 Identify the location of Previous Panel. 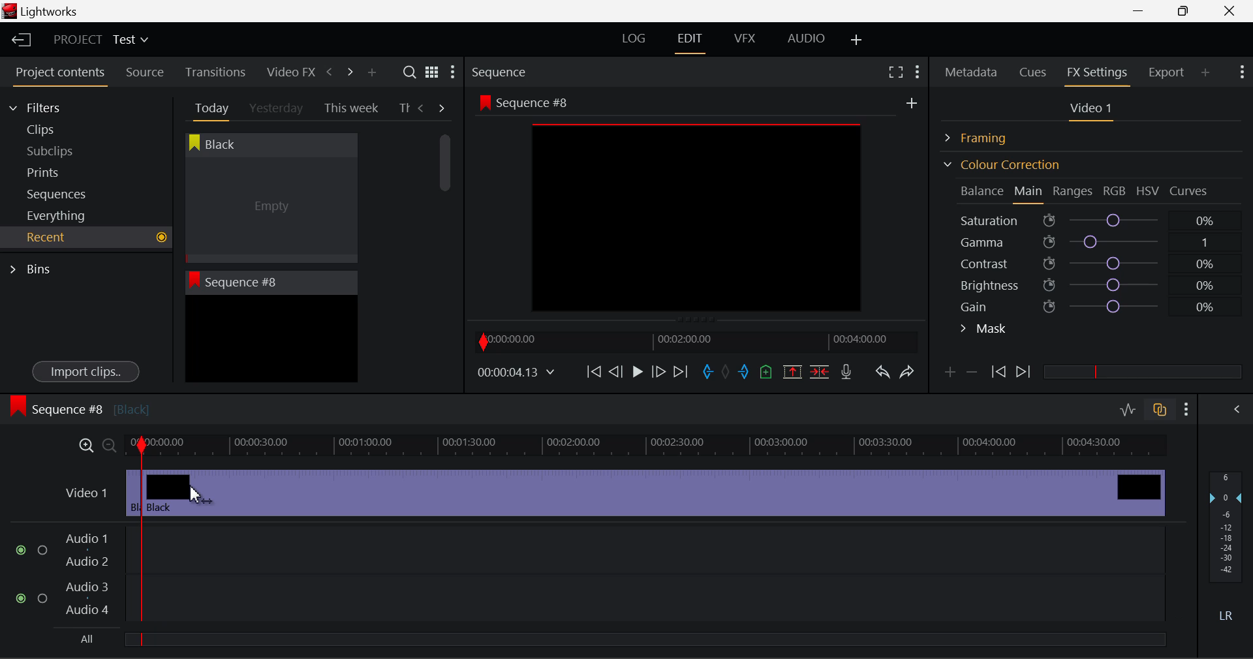
(329, 72).